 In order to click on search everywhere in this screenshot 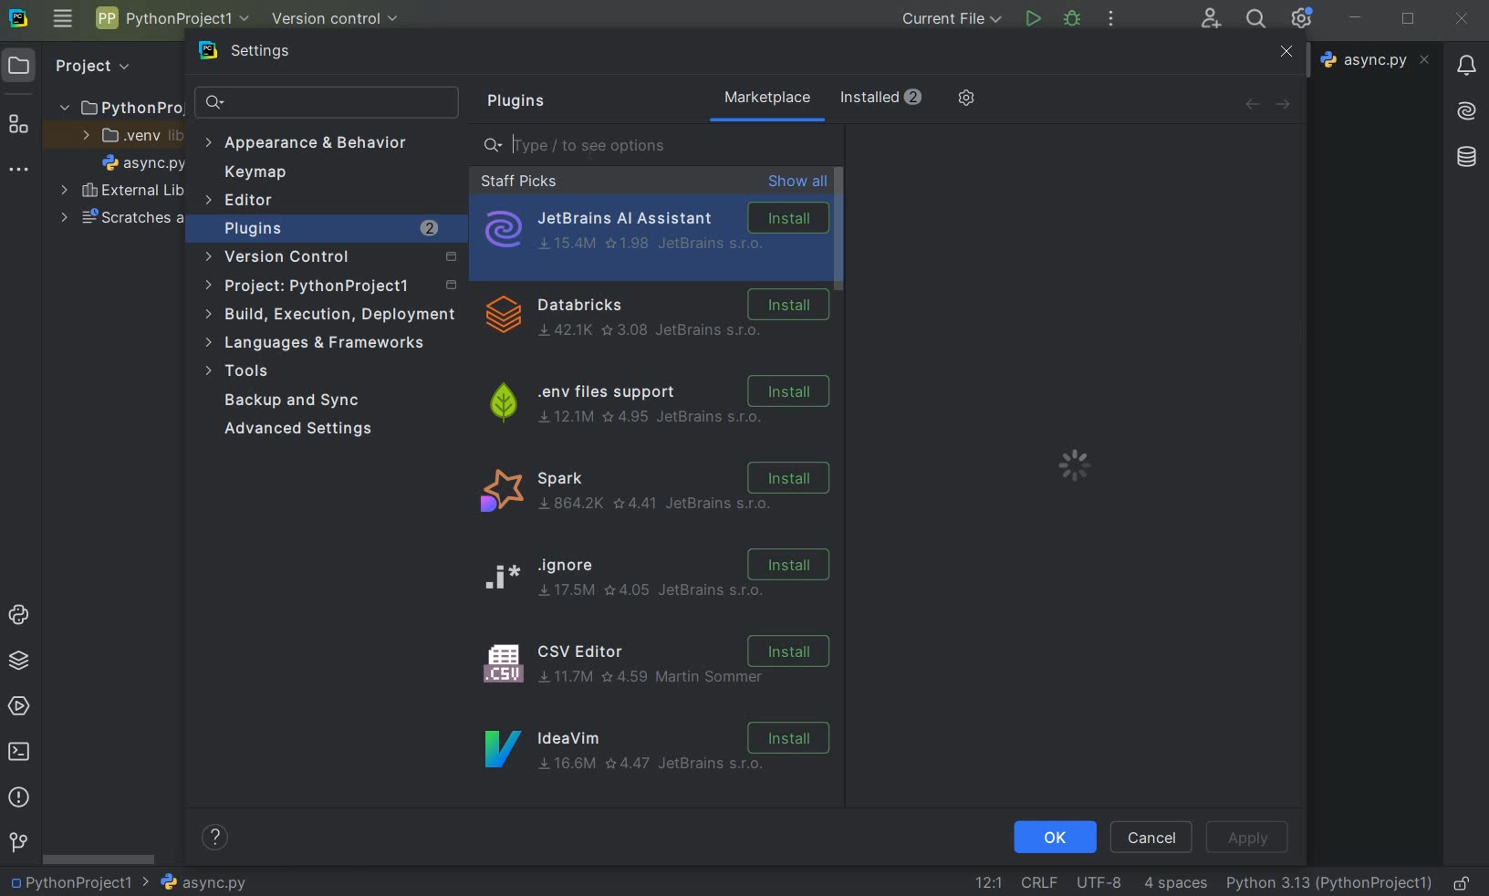, I will do `click(1257, 18)`.